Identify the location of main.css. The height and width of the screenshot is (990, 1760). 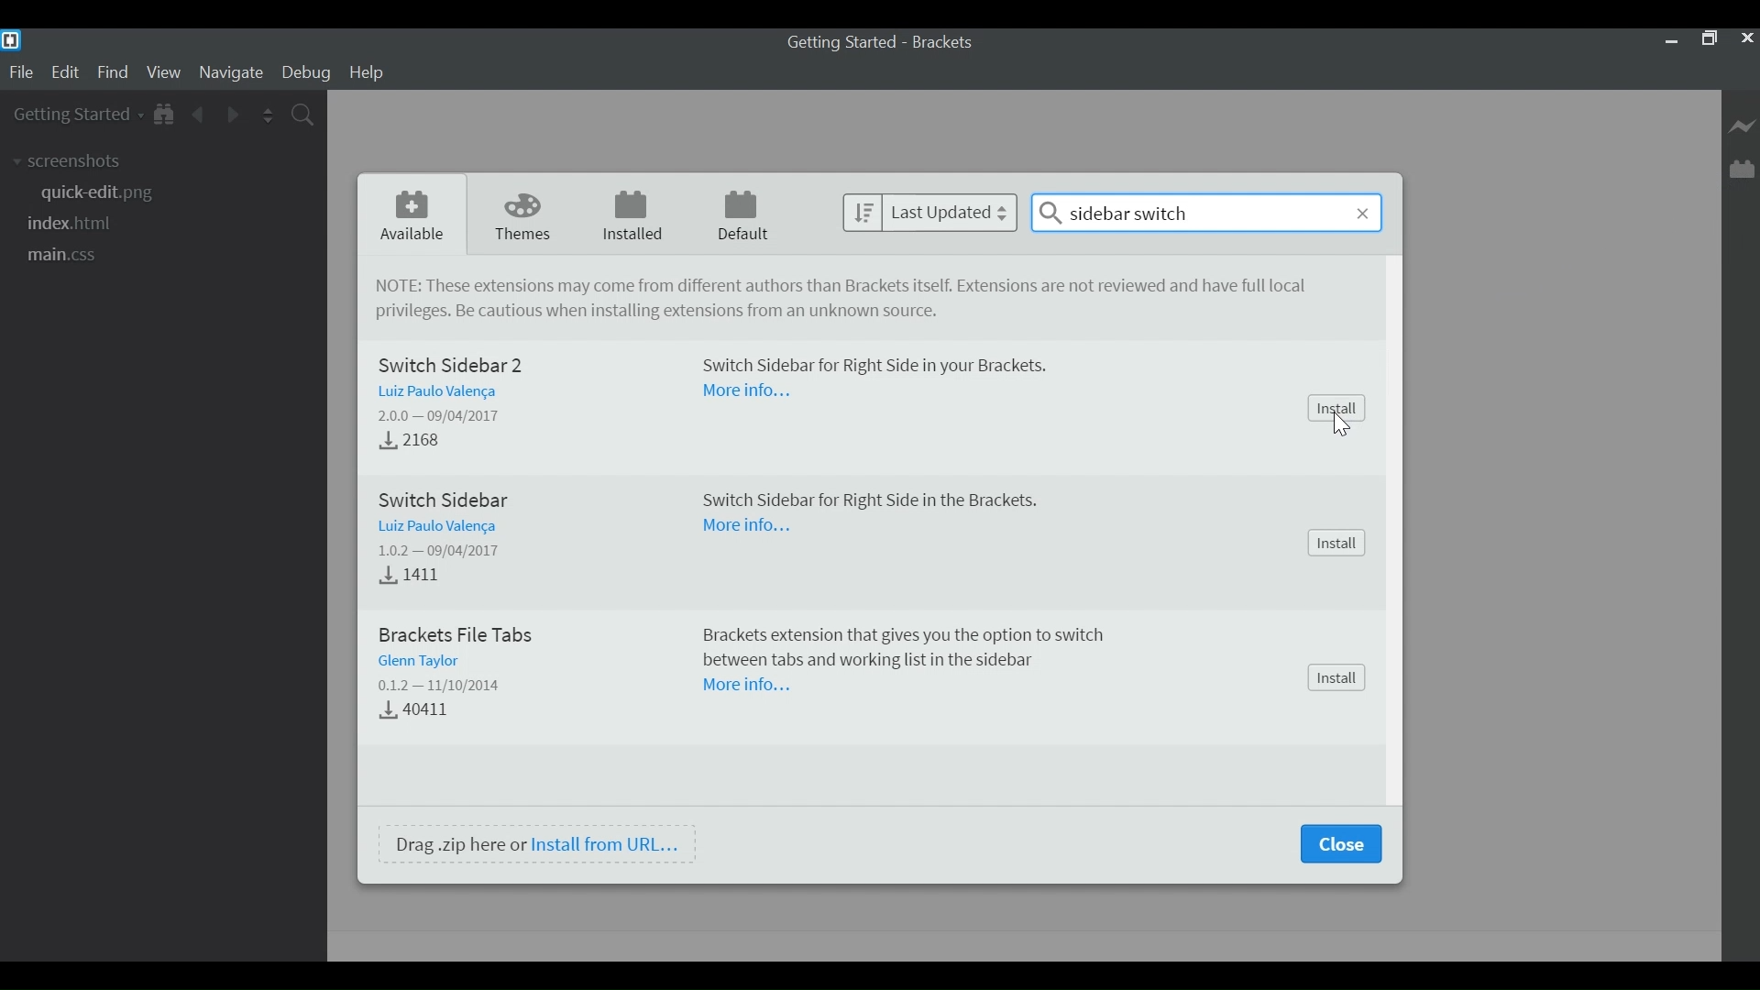
(72, 253).